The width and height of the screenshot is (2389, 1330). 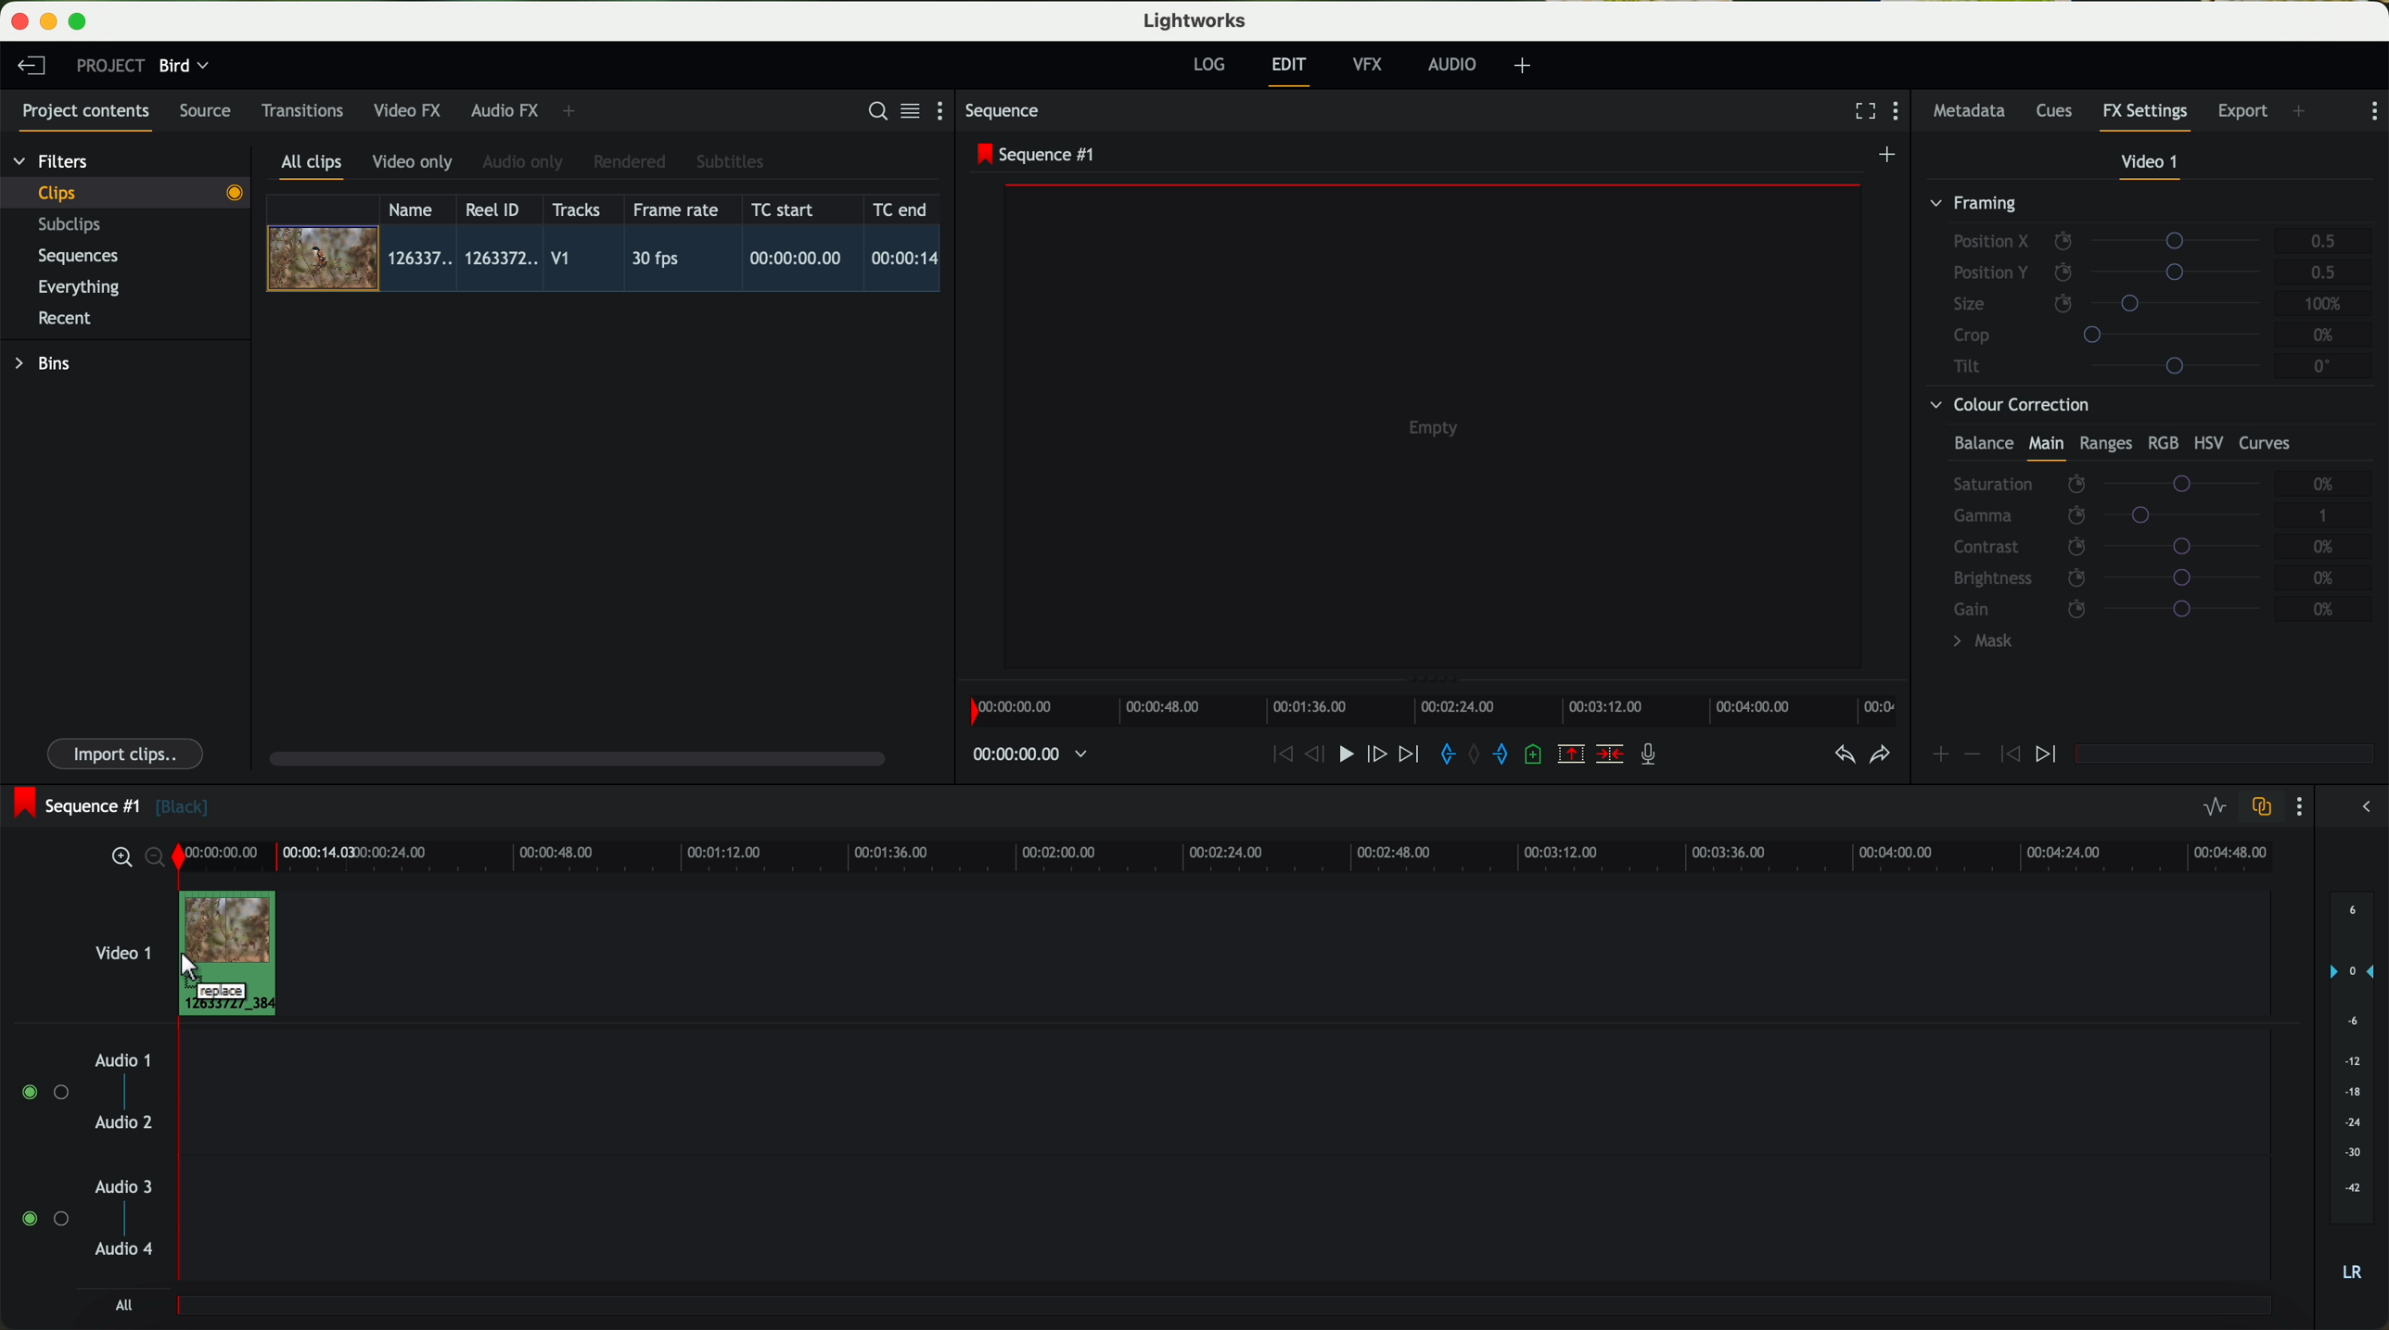 What do you see at coordinates (573, 111) in the screenshot?
I see `add panel` at bounding box center [573, 111].